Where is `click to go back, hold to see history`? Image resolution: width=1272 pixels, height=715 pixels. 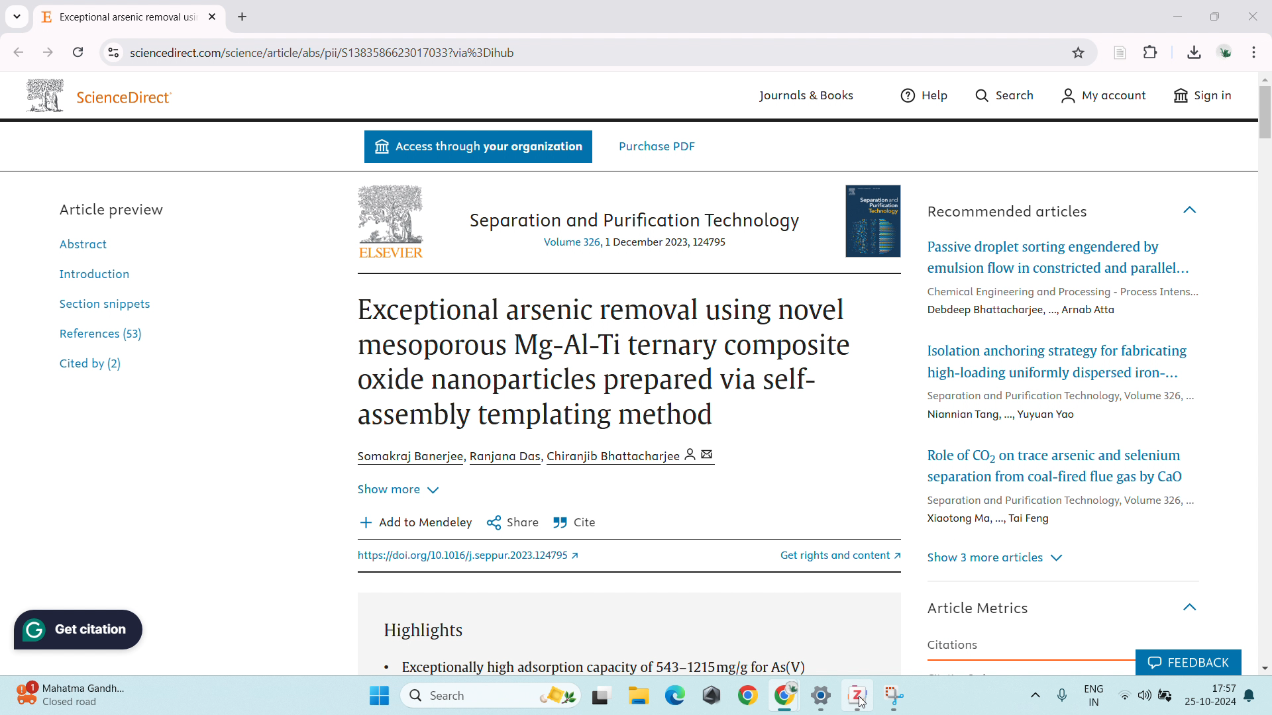
click to go back, hold to see history is located at coordinates (18, 52).